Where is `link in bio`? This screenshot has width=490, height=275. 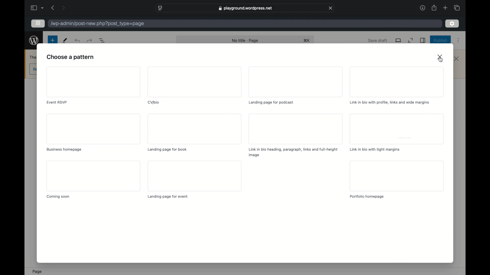
link in bio is located at coordinates (292, 152).